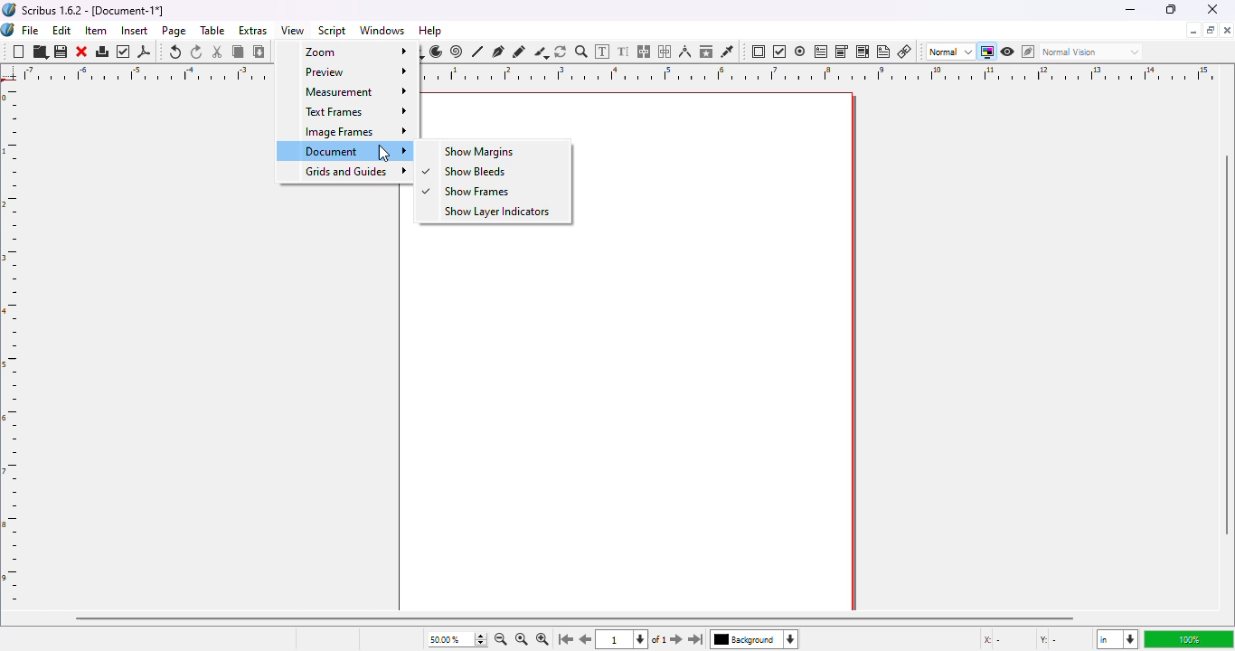 This screenshot has width=1235, height=651. What do you see at coordinates (31, 30) in the screenshot?
I see `file` at bounding box center [31, 30].